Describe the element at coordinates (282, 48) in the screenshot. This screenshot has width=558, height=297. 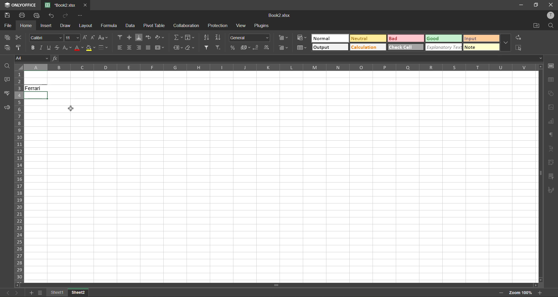
I see `delete cells` at that location.